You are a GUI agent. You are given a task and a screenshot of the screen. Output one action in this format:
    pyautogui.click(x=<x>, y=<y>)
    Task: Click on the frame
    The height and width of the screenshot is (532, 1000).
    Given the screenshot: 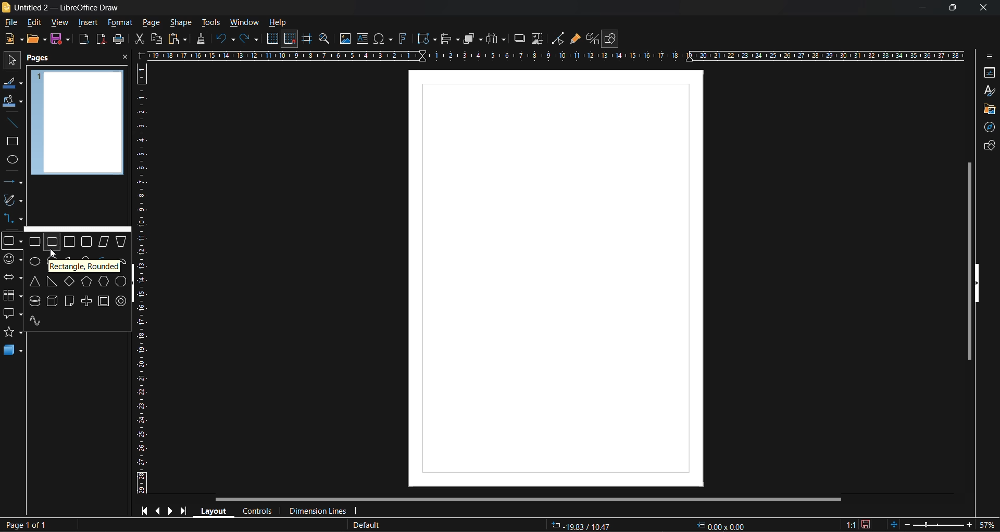 What is the action you would take?
    pyautogui.click(x=105, y=300)
    